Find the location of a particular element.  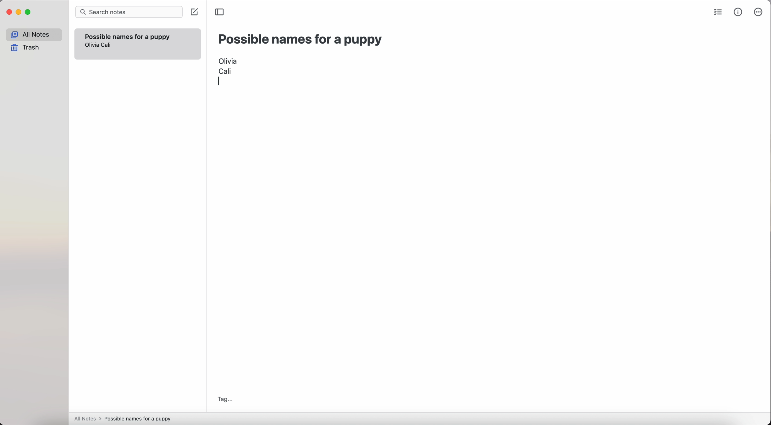

possible names for a puppy note is located at coordinates (127, 36).